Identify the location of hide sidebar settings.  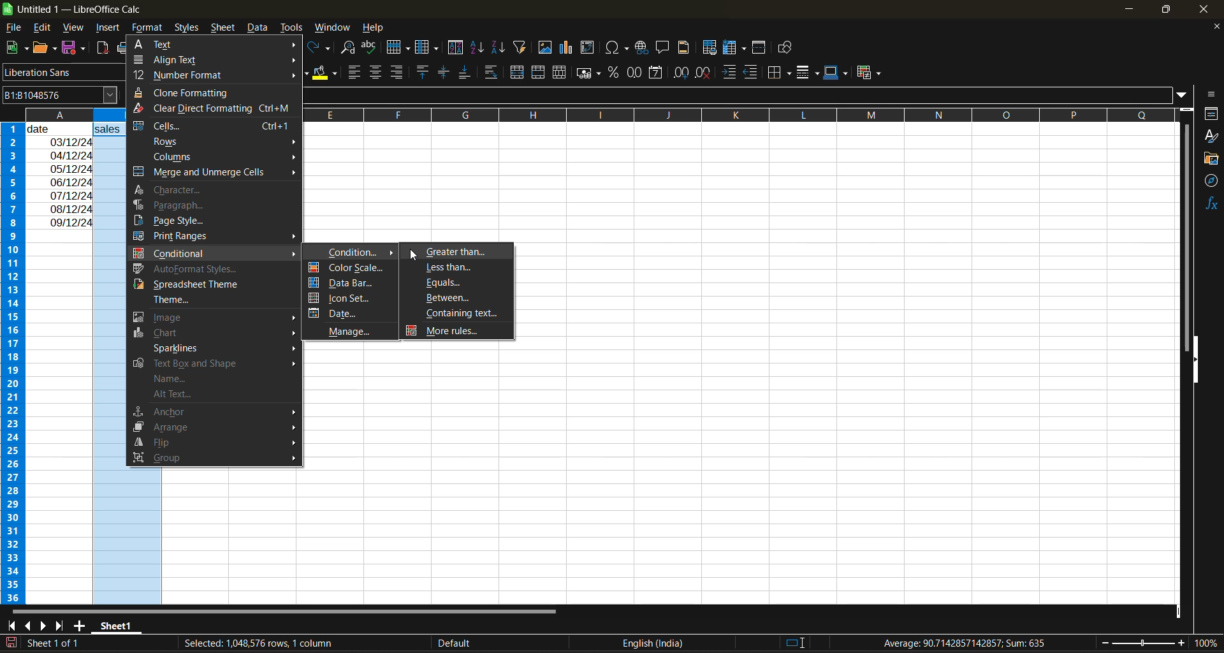
(1213, 95).